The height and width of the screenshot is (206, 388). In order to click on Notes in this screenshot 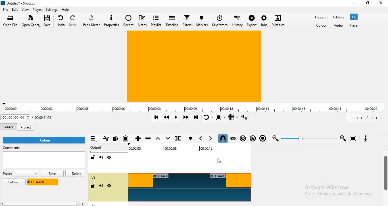, I will do `click(142, 20)`.